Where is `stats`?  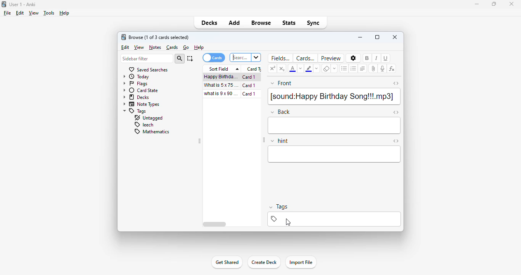
stats is located at coordinates (289, 23).